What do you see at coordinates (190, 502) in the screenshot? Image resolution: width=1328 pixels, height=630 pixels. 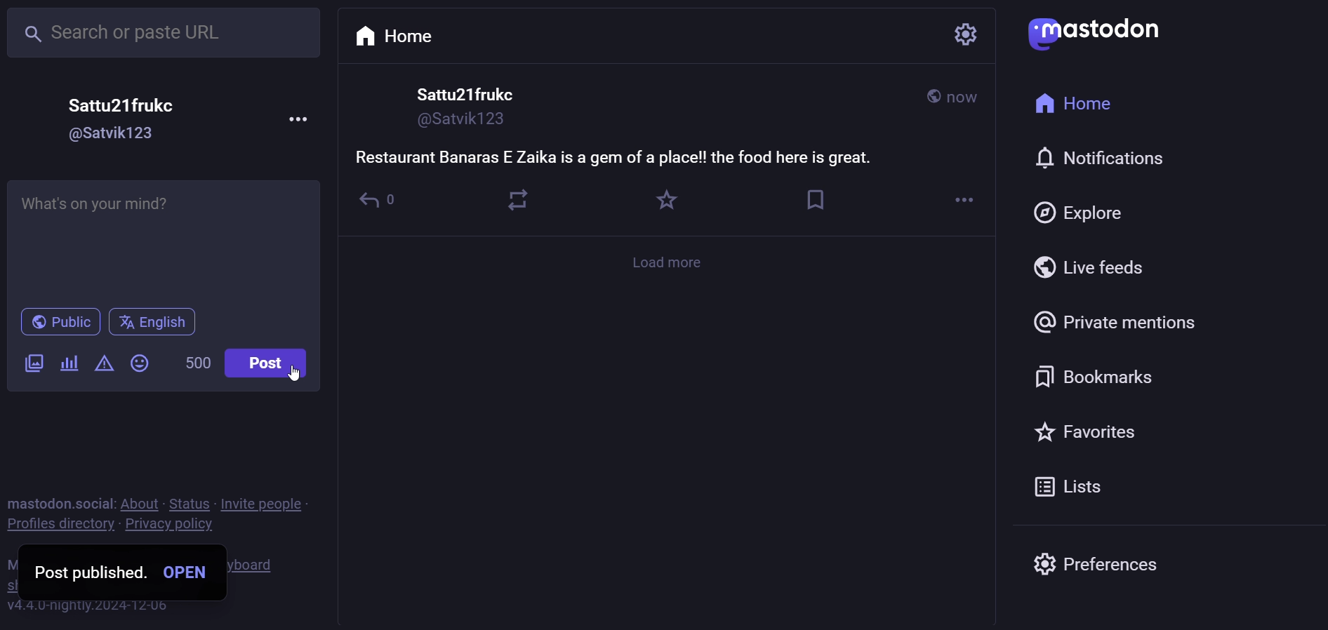 I see `status` at bounding box center [190, 502].